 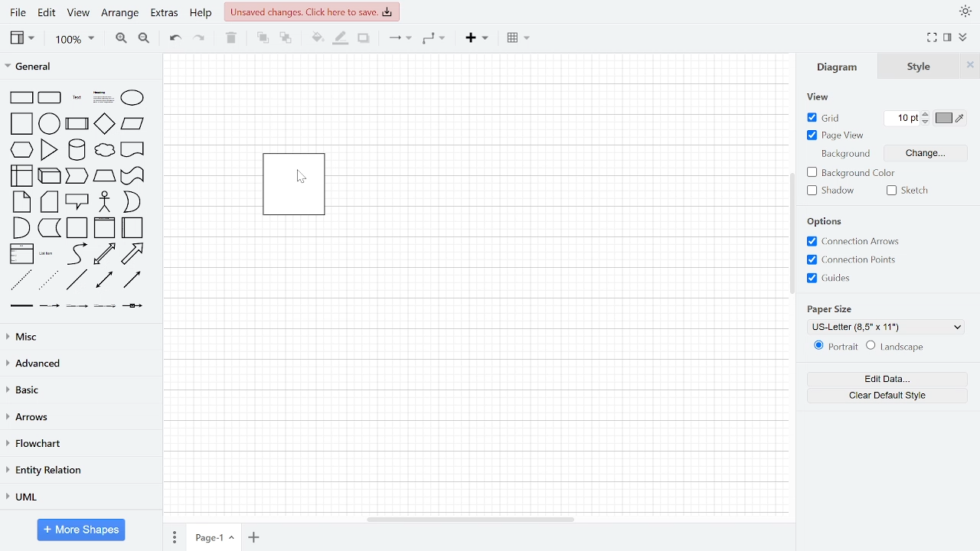 I want to click on vertical container, so click(x=104, y=227).